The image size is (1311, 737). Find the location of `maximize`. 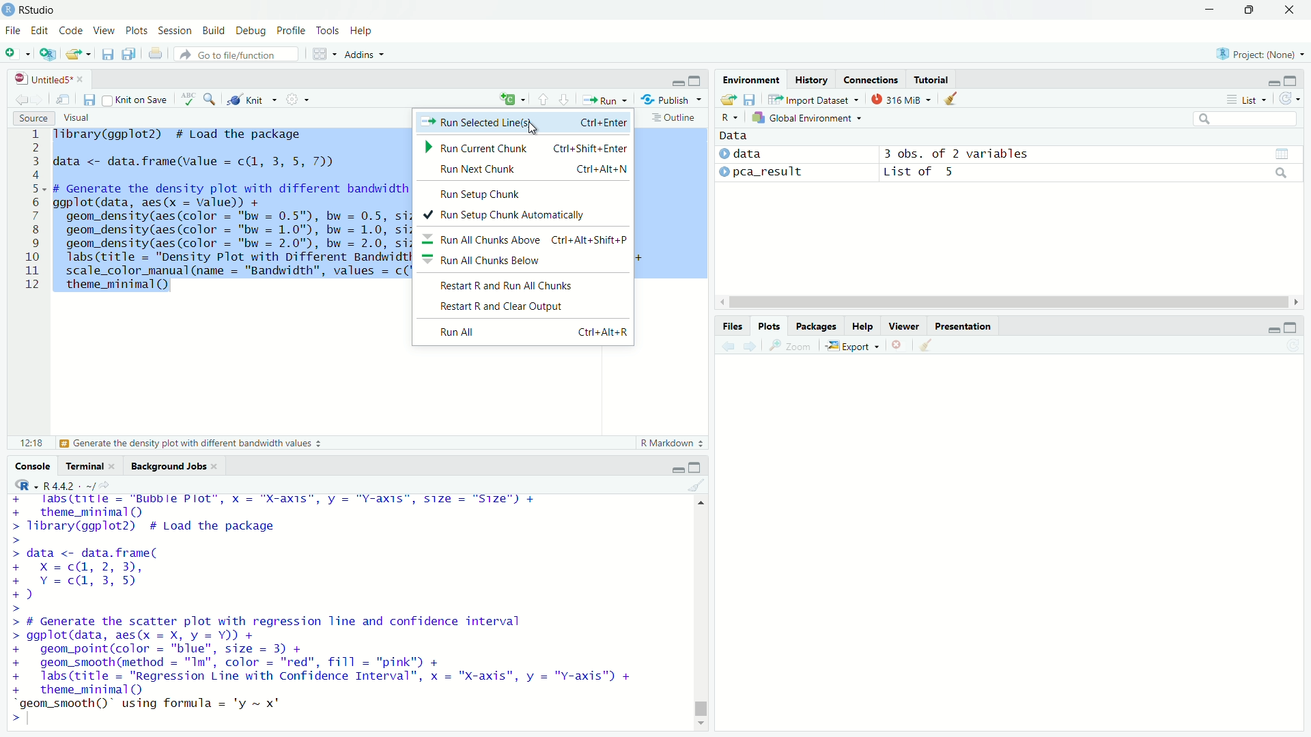

maximize is located at coordinates (1291, 327).